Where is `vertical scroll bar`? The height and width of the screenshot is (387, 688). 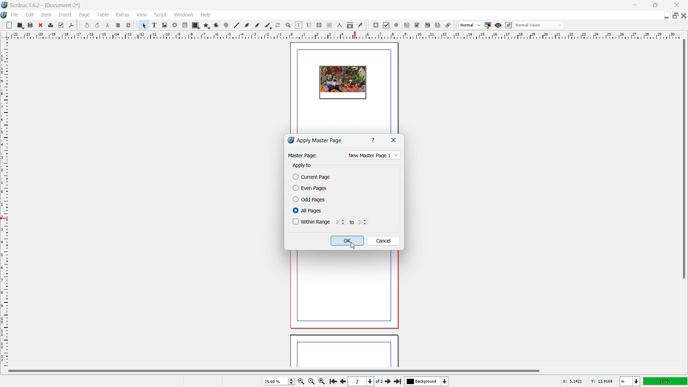
vertical scroll bar is located at coordinates (683, 160).